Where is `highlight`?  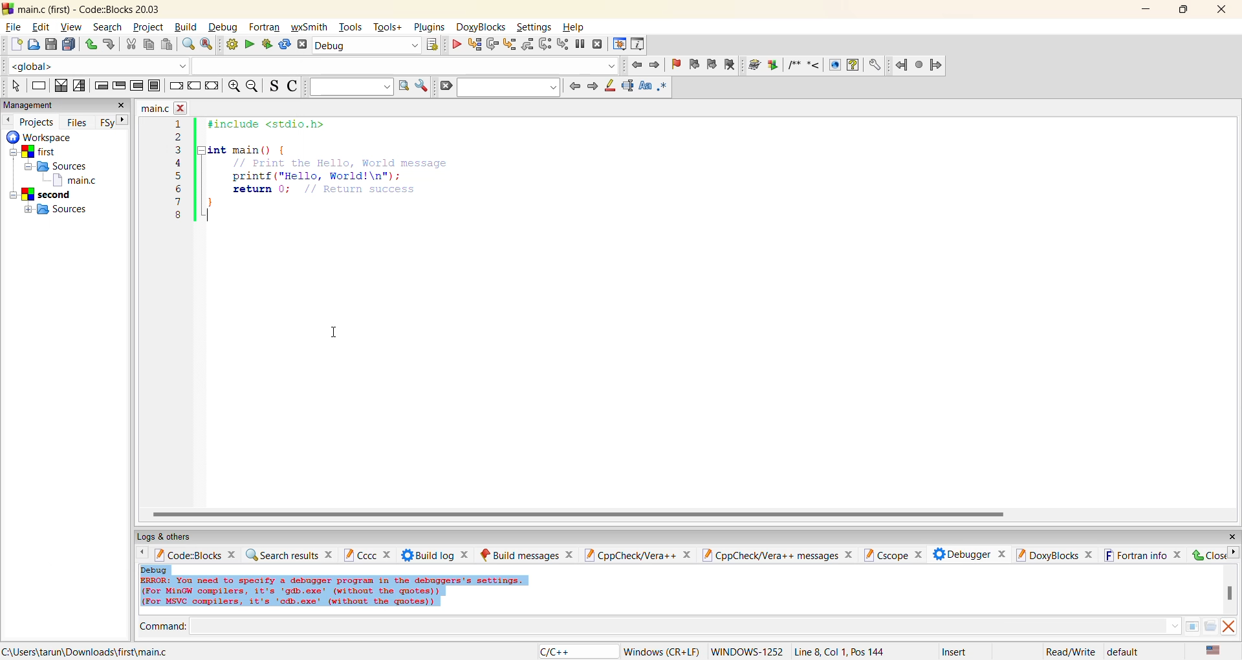
highlight is located at coordinates (611, 86).